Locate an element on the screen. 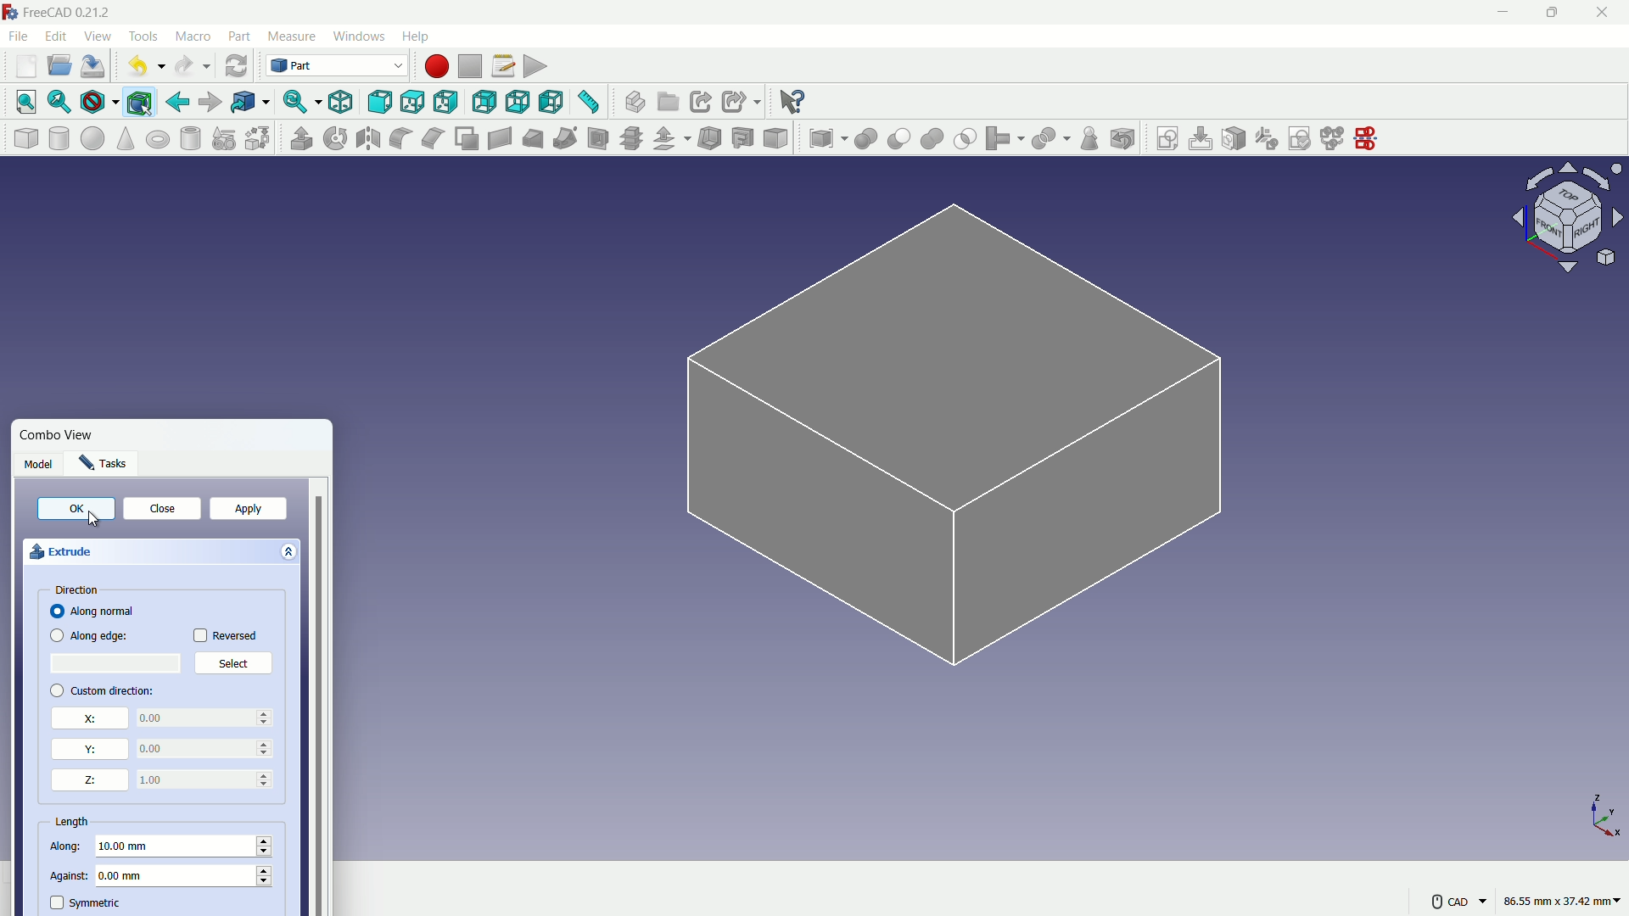 This screenshot has width=1629, height=916. close is located at coordinates (160, 508).